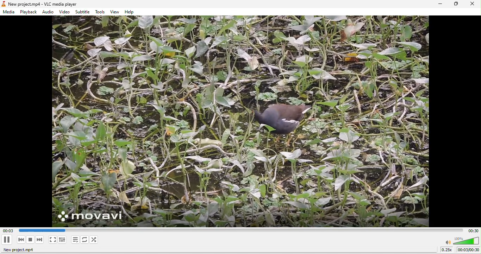  I want to click on New project.mp4 - VLC media player, so click(41, 4).